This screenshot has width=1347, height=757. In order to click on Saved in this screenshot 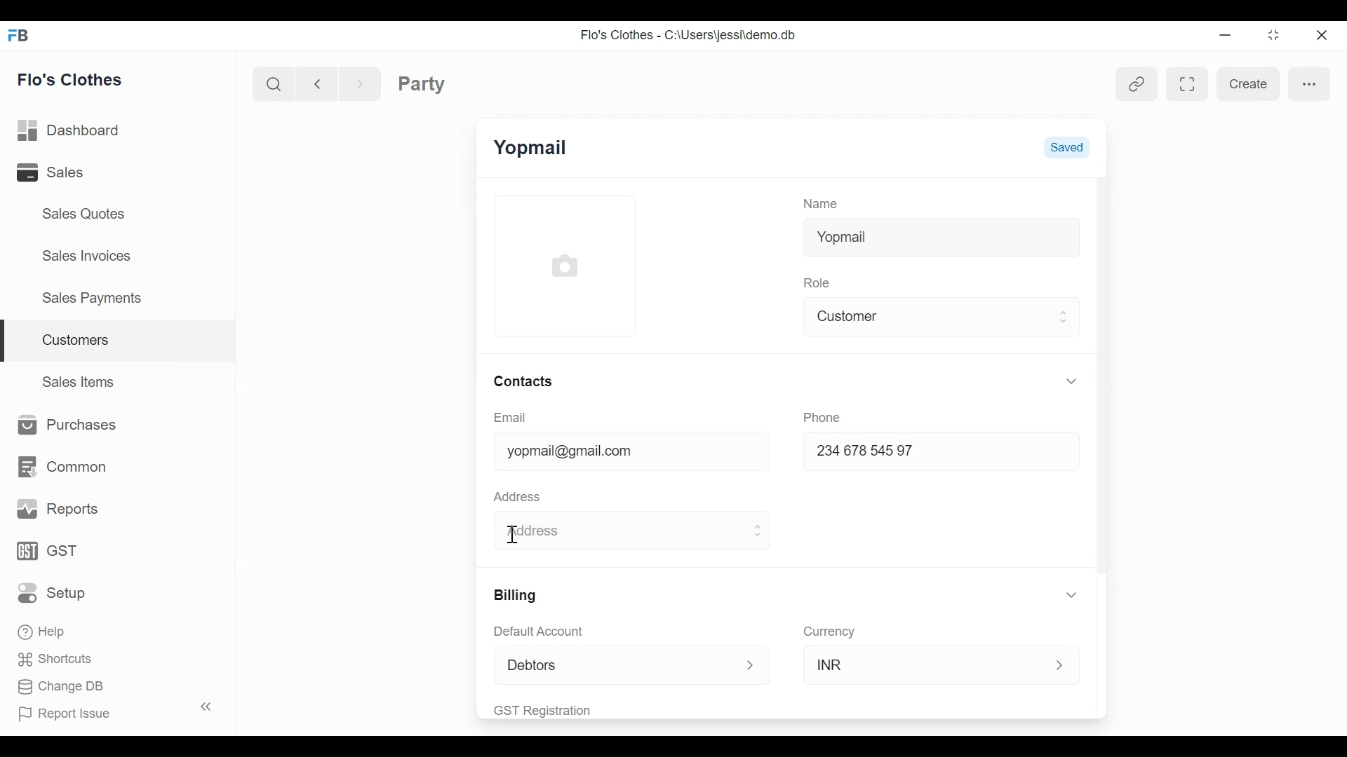, I will do `click(1067, 148)`.